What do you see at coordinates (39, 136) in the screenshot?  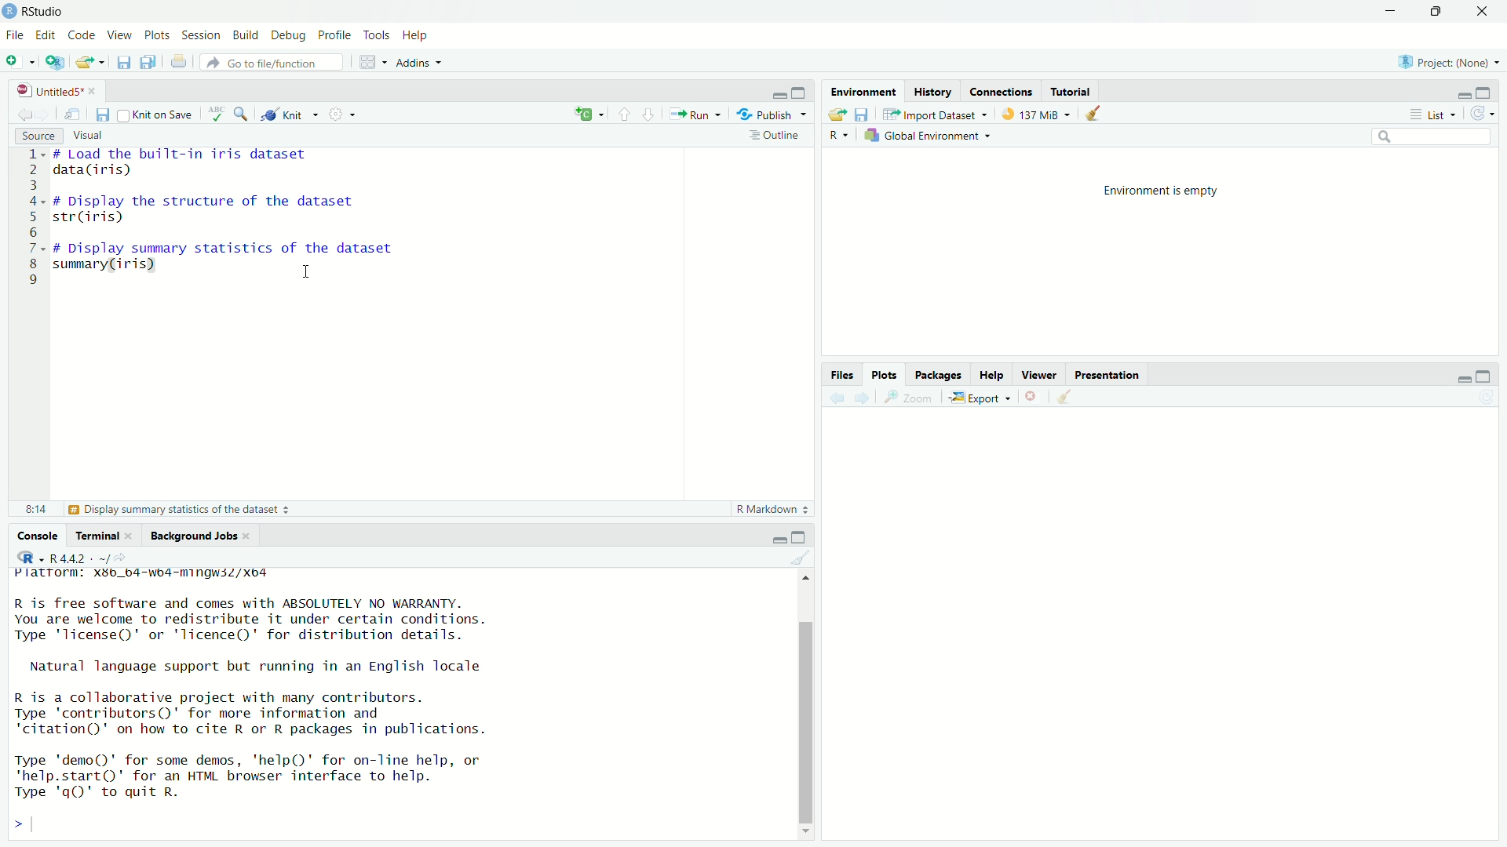 I see `Source` at bounding box center [39, 136].